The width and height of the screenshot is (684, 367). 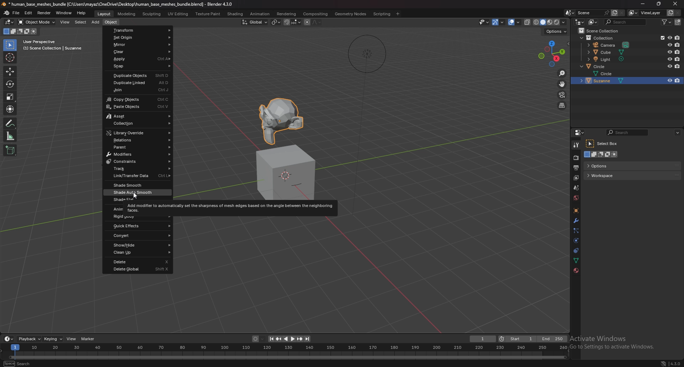 What do you see at coordinates (112, 22) in the screenshot?
I see `object` at bounding box center [112, 22].